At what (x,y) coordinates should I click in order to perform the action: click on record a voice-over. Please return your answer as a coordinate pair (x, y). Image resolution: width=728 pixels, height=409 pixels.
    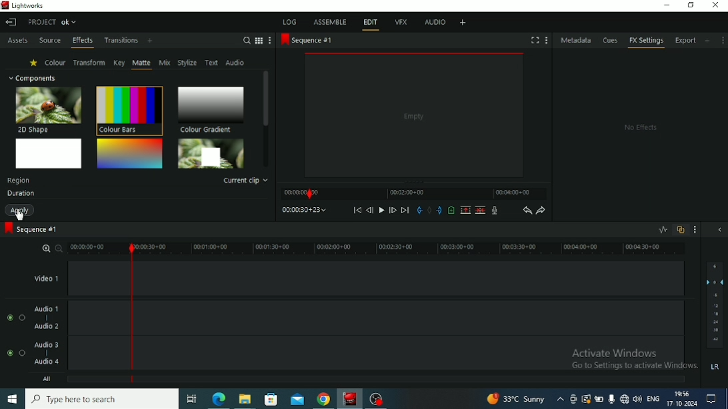
    Looking at the image, I should click on (495, 210).